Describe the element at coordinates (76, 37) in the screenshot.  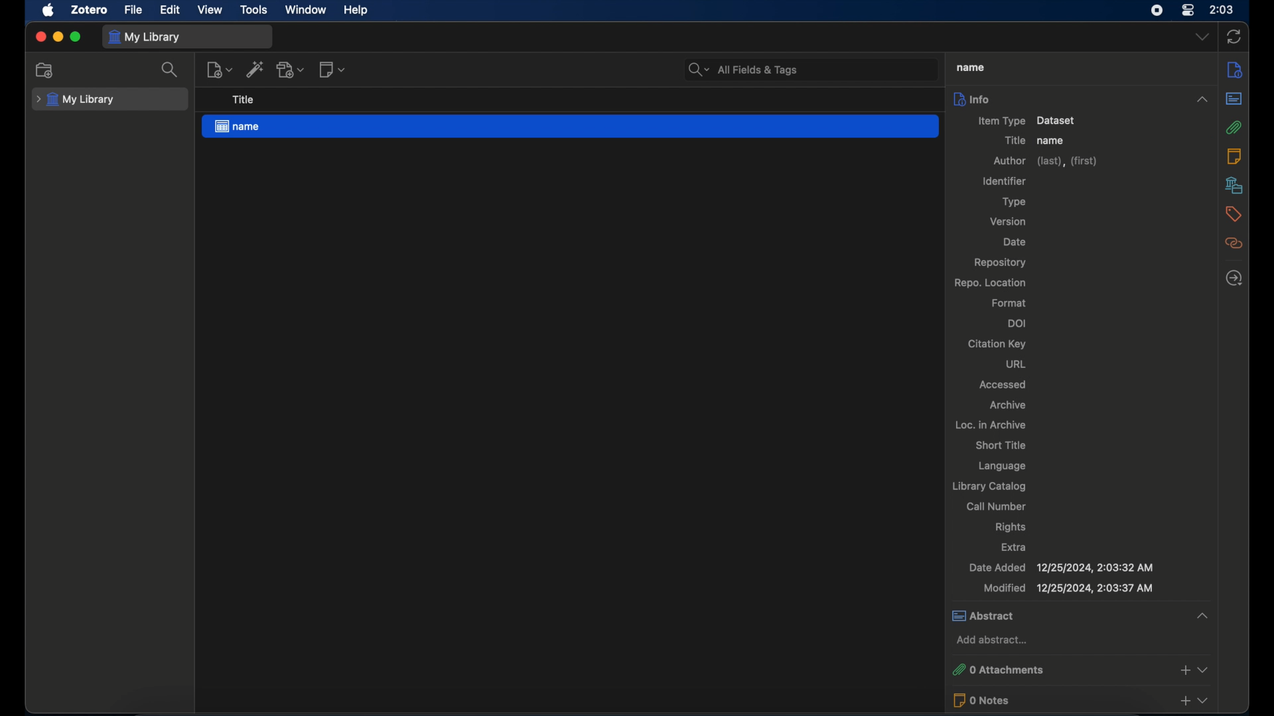
I see `maximize` at that location.